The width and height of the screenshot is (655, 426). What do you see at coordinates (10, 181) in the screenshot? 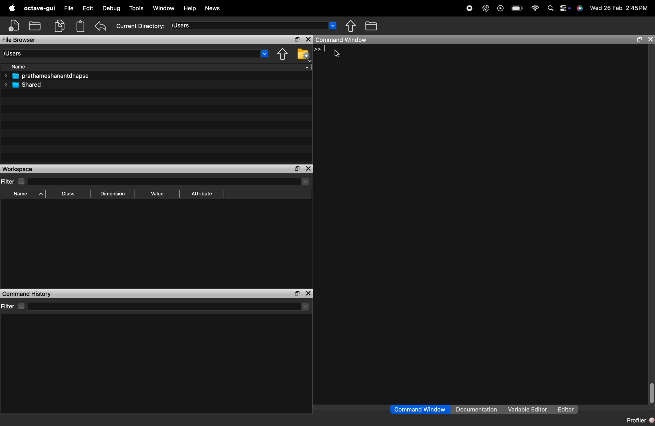
I see `Filter` at bounding box center [10, 181].